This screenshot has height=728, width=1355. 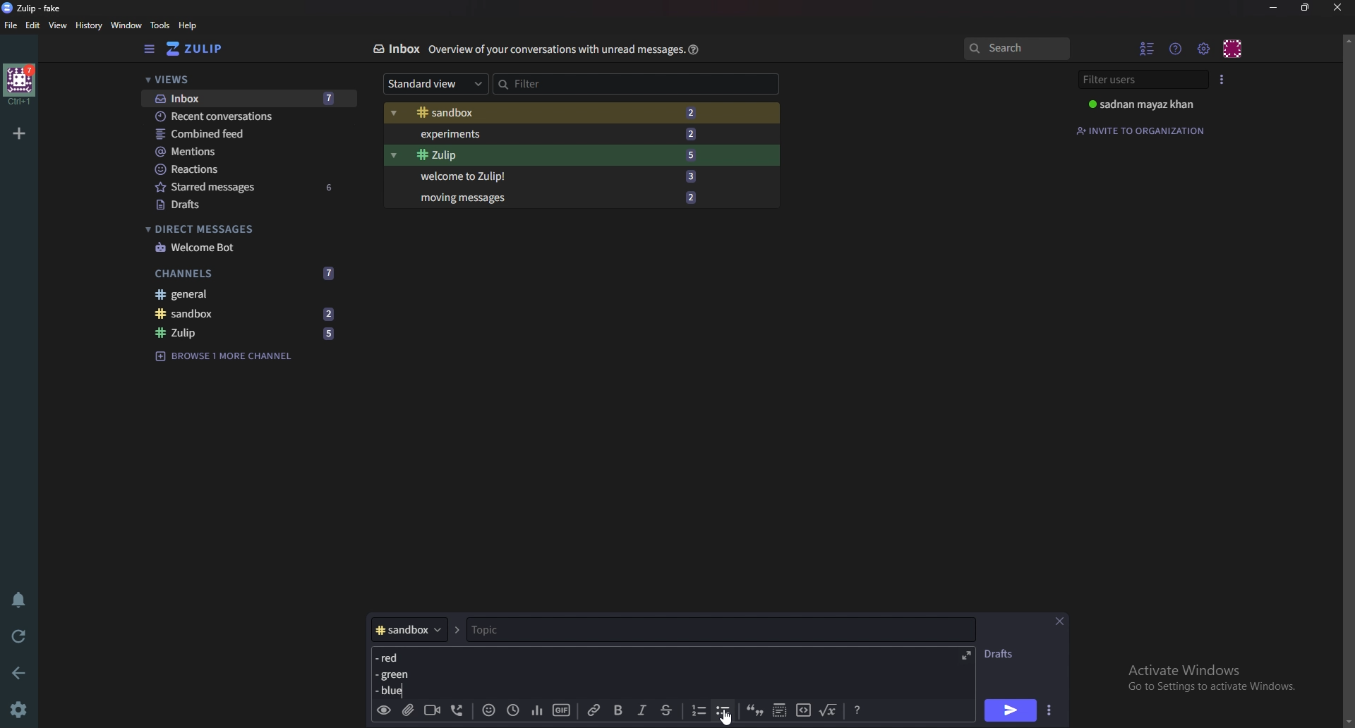 What do you see at coordinates (205, 49) in the screenshot?
I see `Home view` at bounding box center [205, 49].